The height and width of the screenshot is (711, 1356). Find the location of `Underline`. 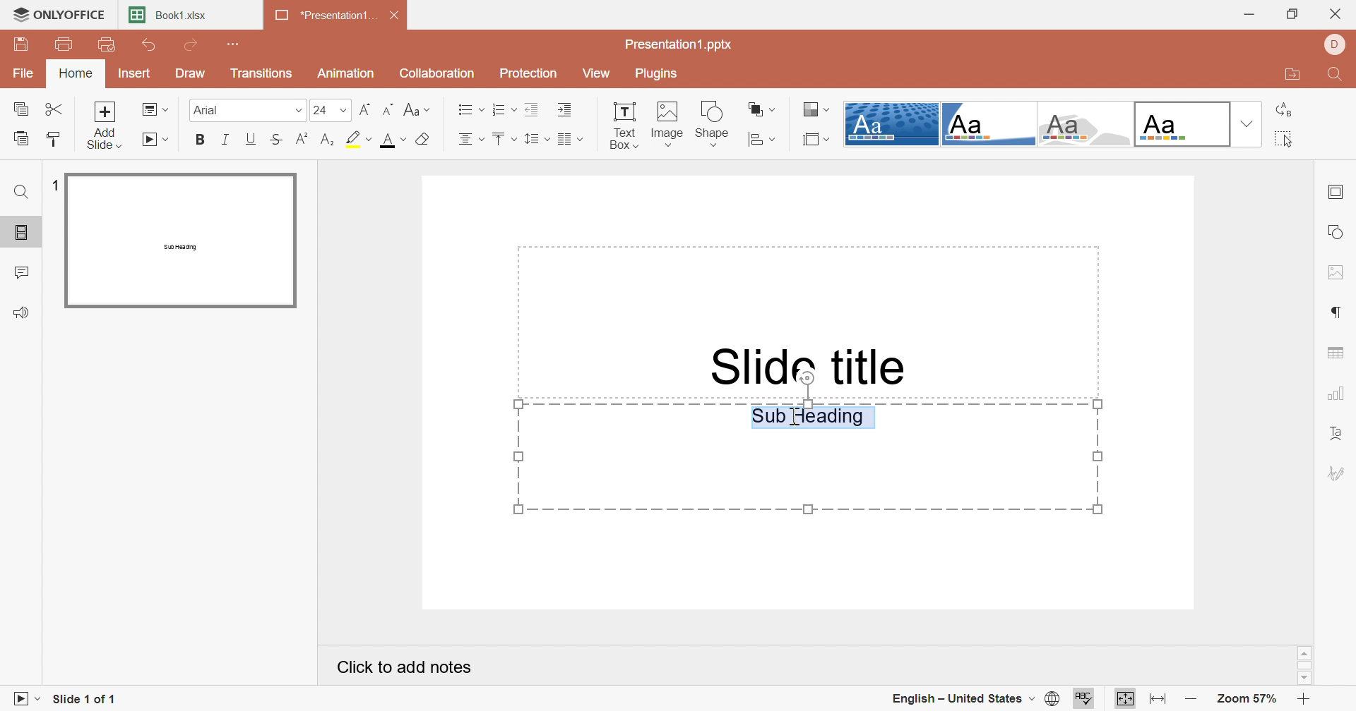

Underline is located at coordinates (254, 139).